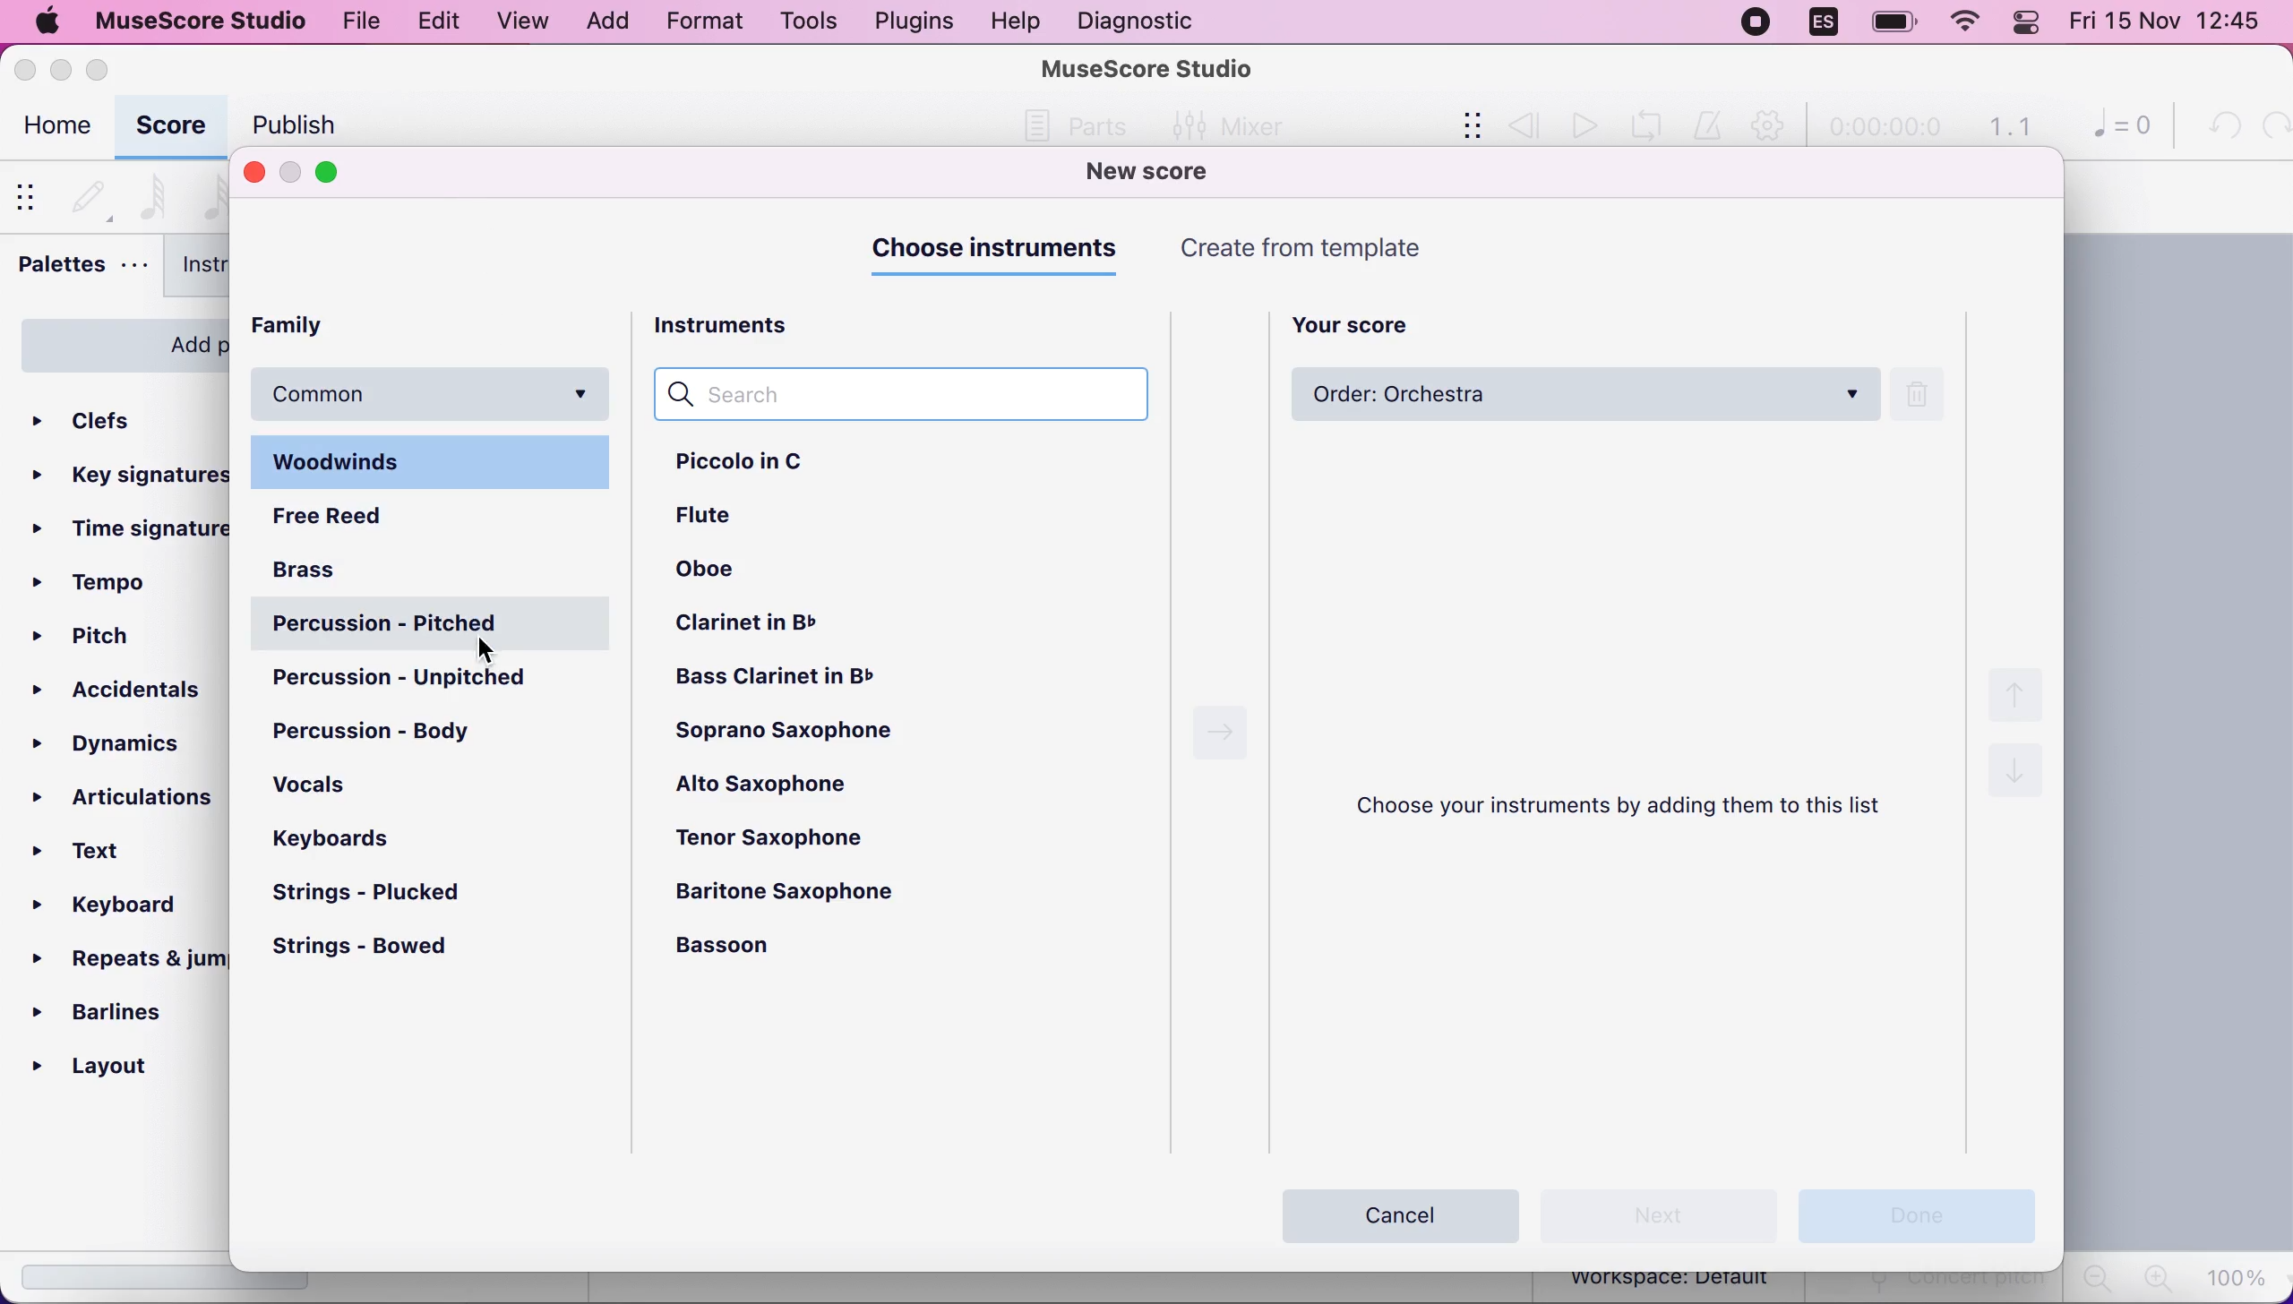  What do you see at coordinates (606, 21) in the screenshot?
I see `add` at bounding box center [606, 21].